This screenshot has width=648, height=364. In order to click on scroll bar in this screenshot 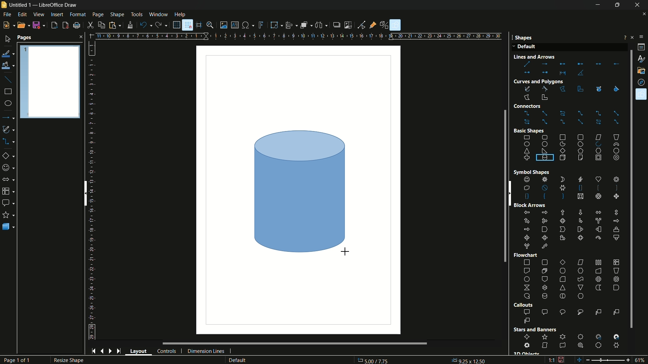, I will do `click(628, 188)`.